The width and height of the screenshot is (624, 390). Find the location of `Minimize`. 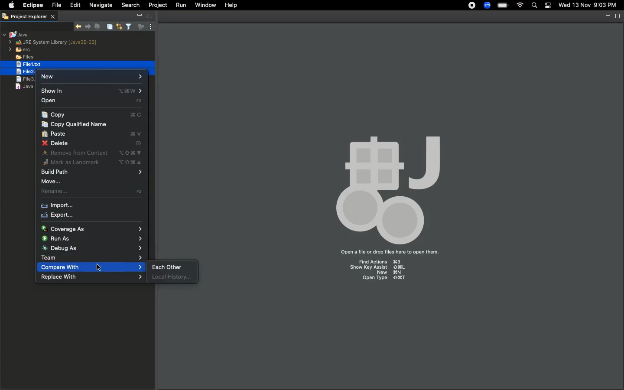

Minimize is located at coordinates (606, 16).